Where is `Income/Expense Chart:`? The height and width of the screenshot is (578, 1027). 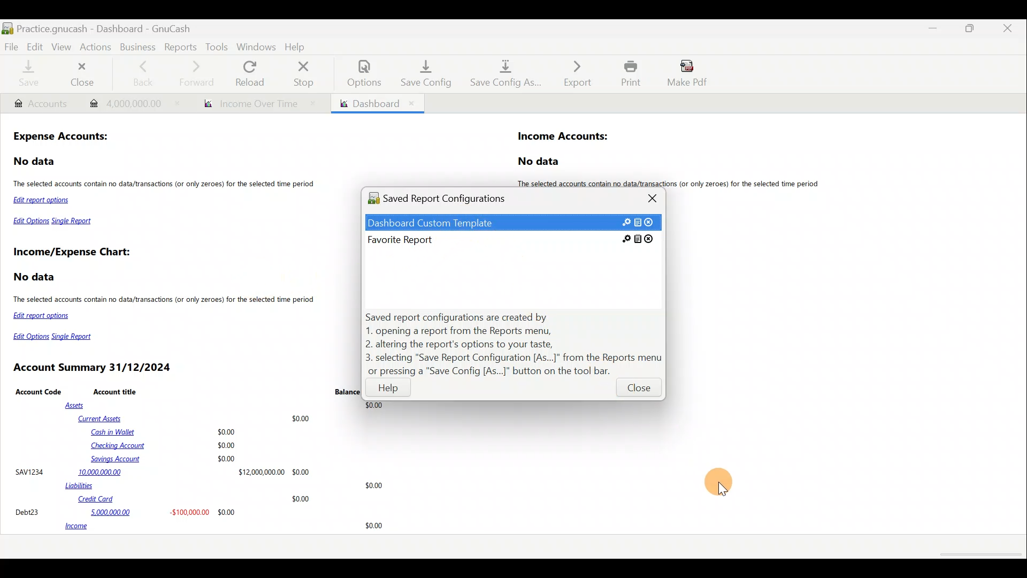 Income/Expense Chart: is located at coordinates (72, 253).